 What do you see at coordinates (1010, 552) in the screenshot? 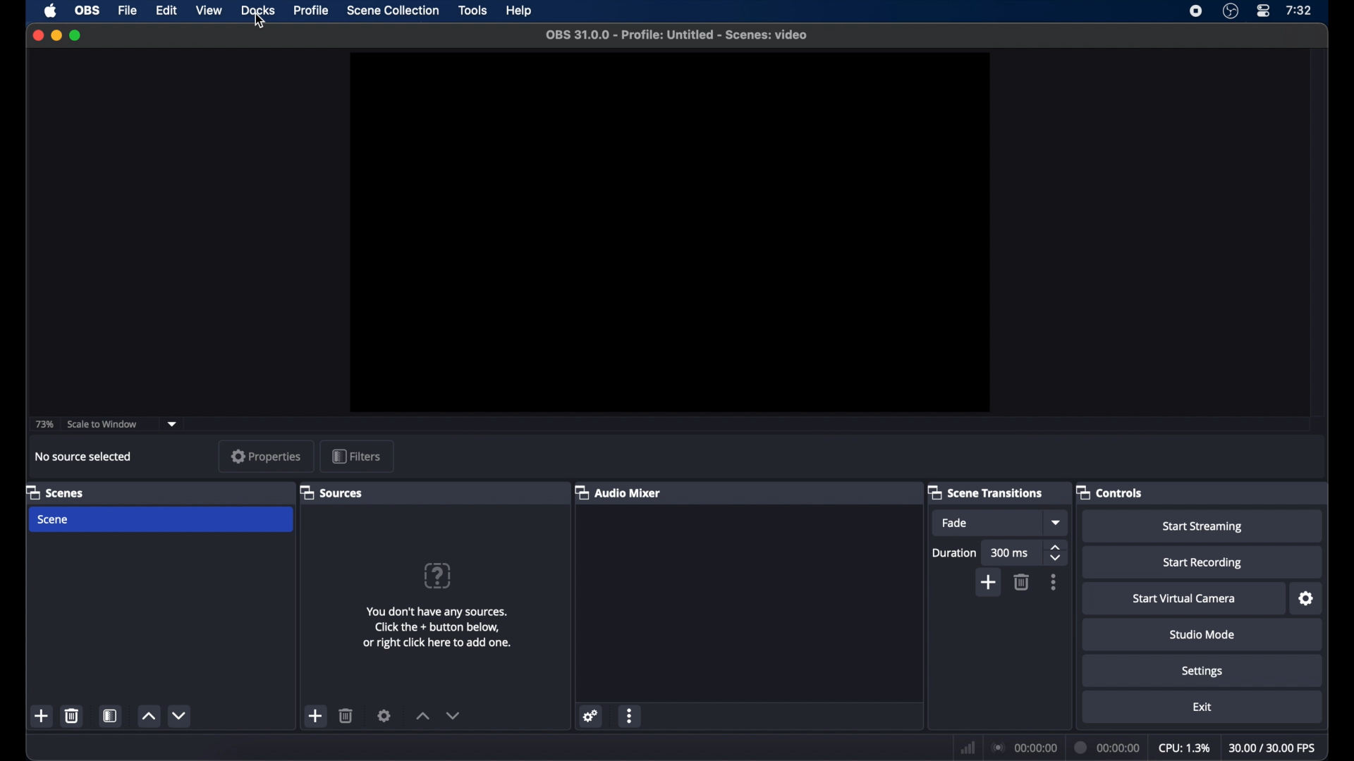
I see `300 ms` at bounding box center [1010, 552].